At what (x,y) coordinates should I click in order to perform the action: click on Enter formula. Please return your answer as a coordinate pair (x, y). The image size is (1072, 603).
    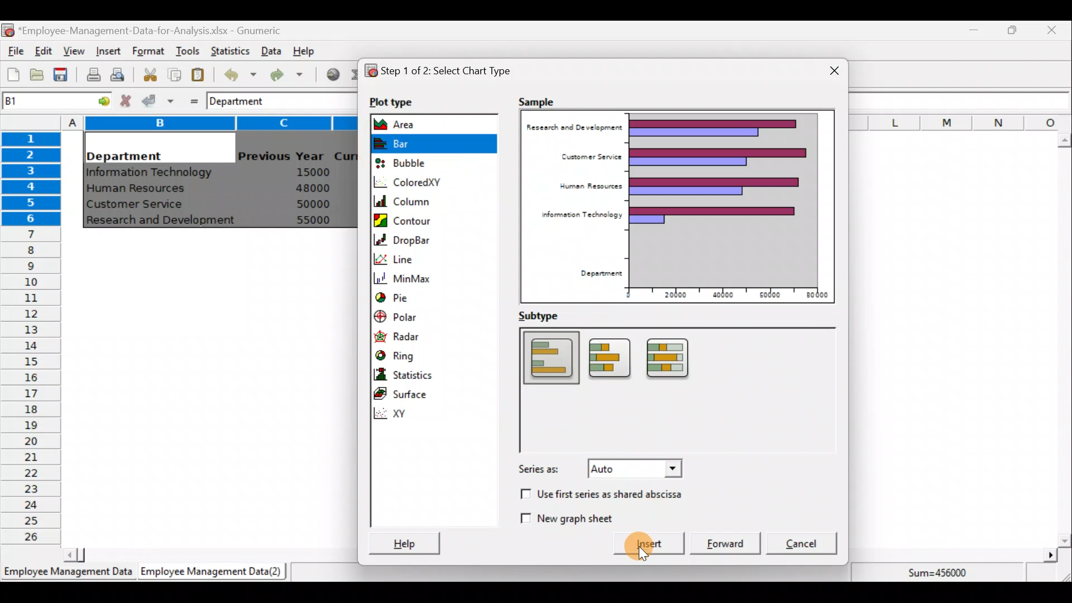
    Looking at the image, I should click on (191, 99).